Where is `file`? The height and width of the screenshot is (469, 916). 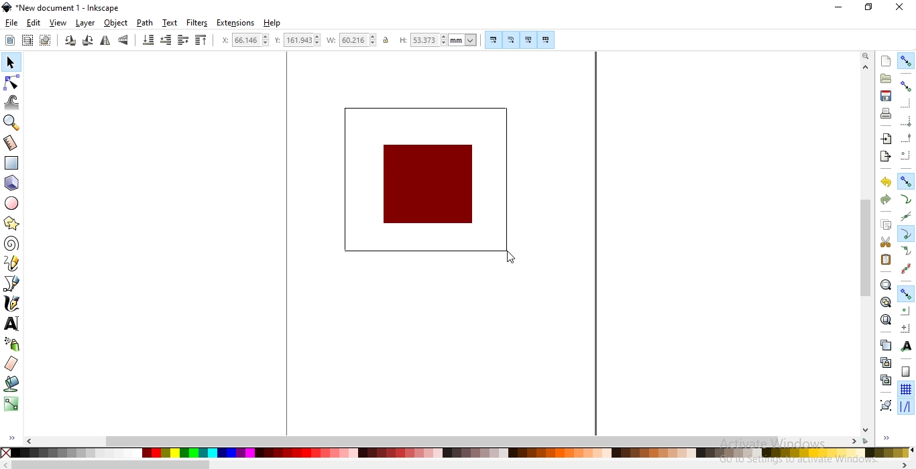
file is located at coordinates (12, 23).